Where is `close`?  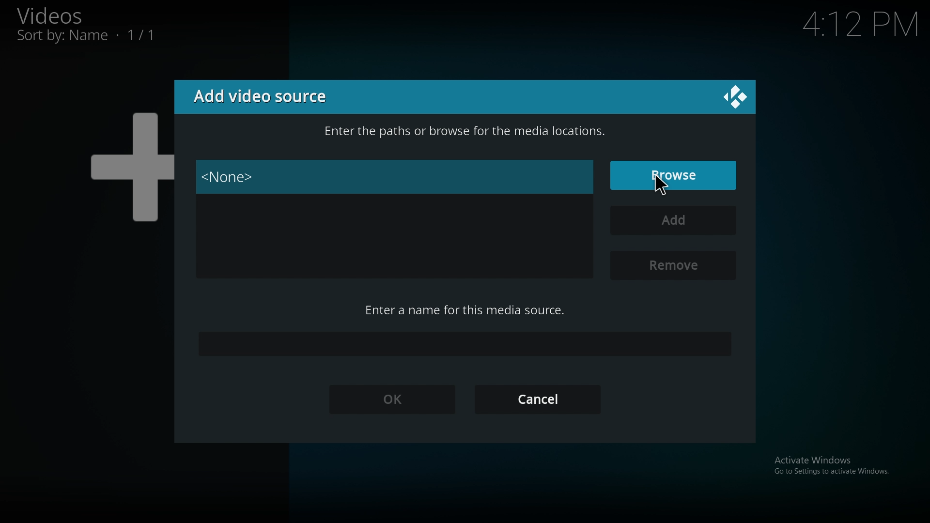
close is located at coordinates (736, 97).